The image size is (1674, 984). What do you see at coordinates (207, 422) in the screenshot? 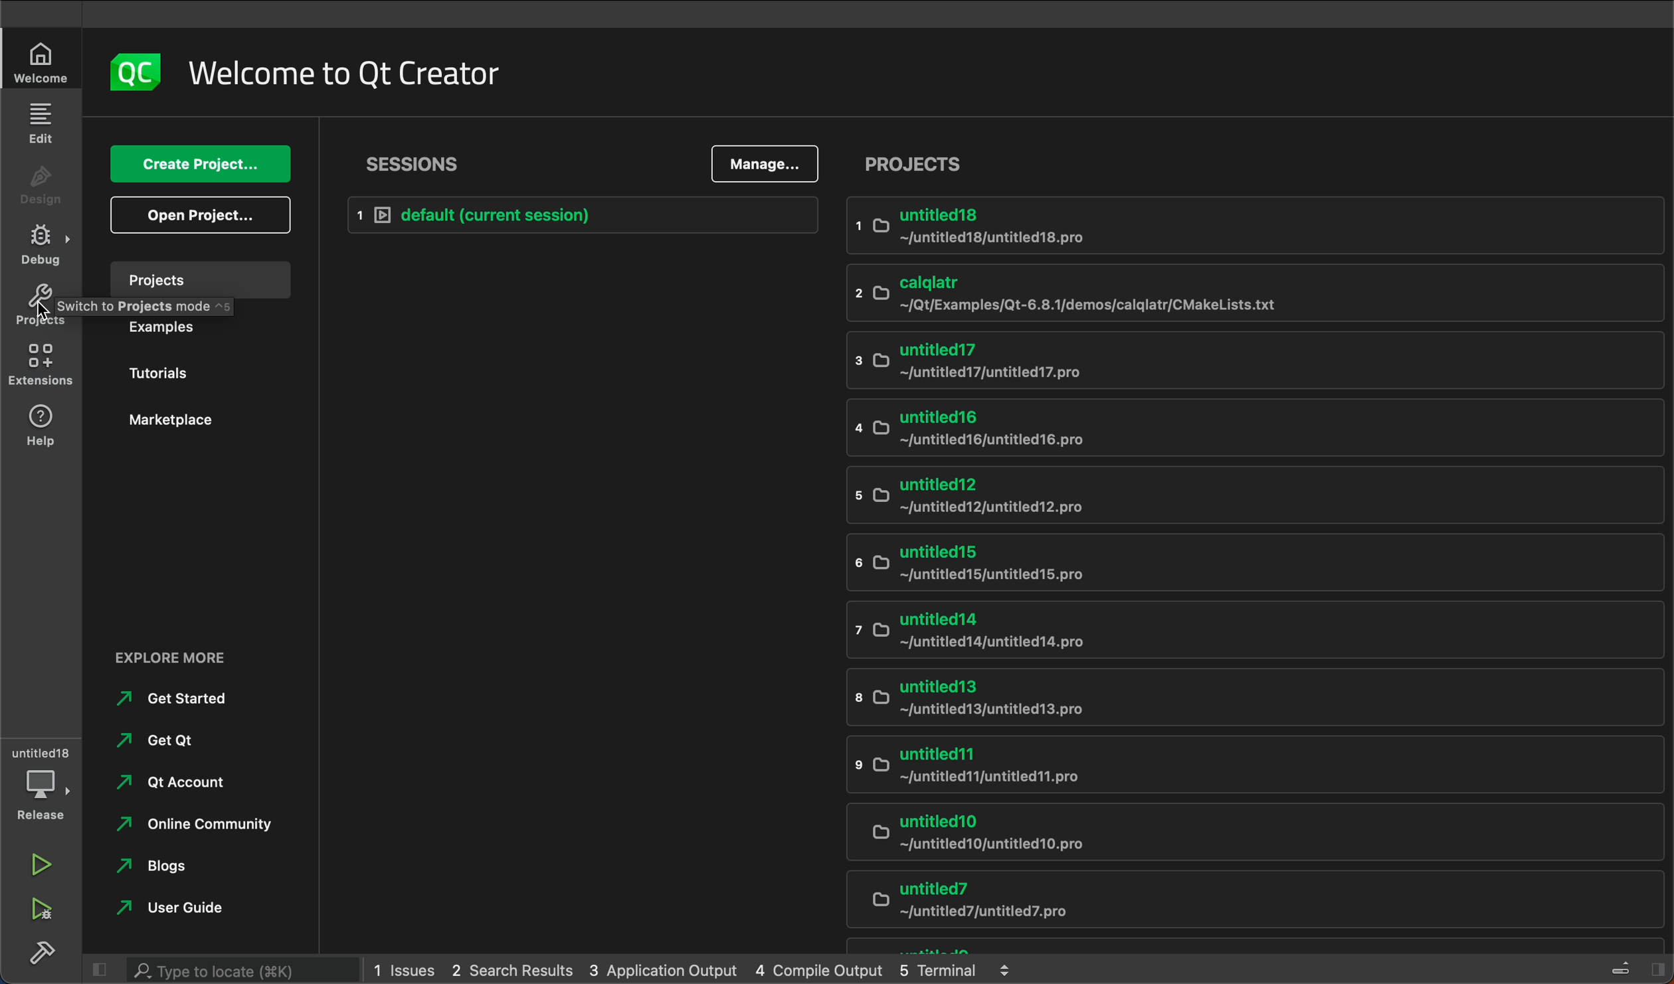
I see `marketplace` at bounding box center [207, 422].